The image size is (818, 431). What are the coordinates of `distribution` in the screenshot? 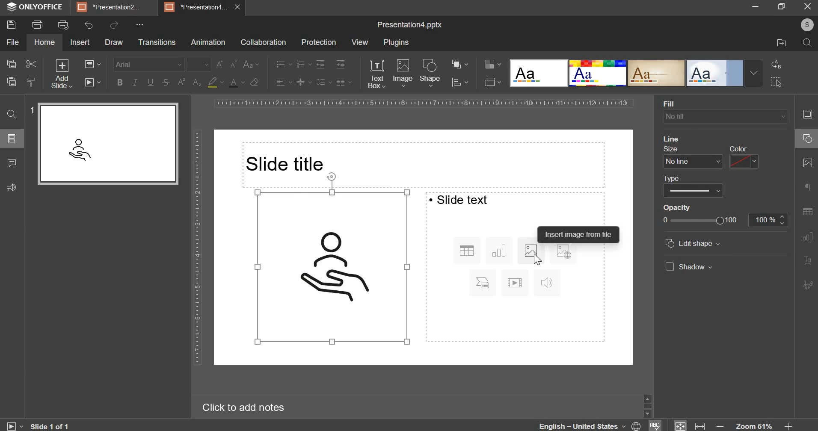 It's located at (458, 82).